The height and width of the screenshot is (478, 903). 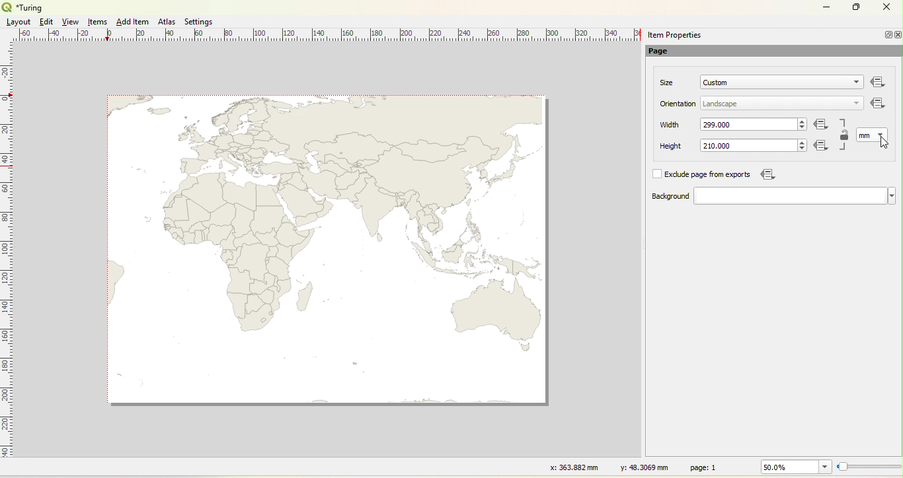 I want to click on Icon, so click(x=824, y=147).